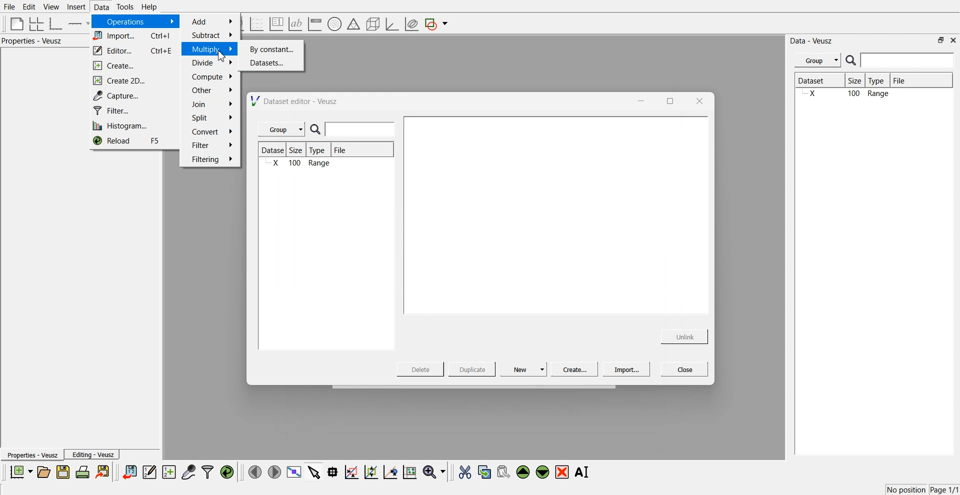  Describe the element at coordinates (169, 472) in the screenshot. I see `create new datasets` at that location.